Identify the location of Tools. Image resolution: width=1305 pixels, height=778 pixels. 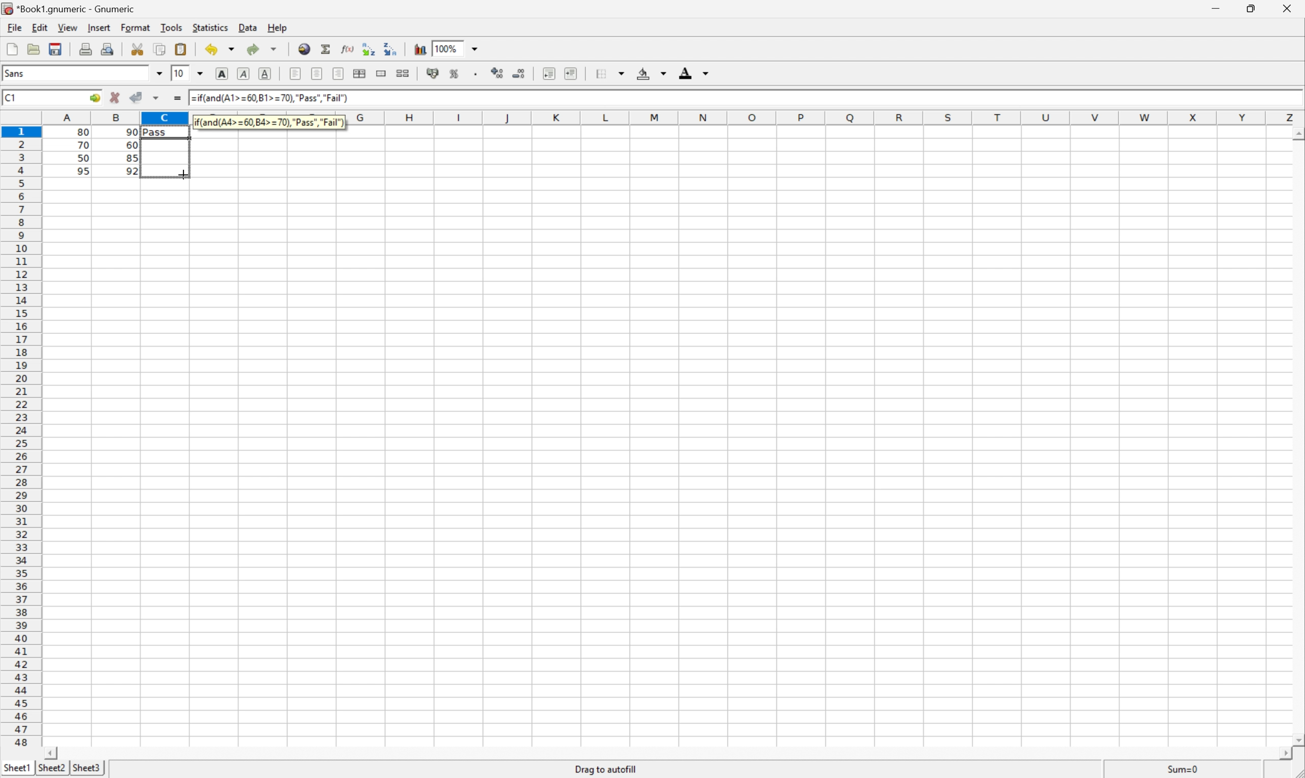
(170, 27).